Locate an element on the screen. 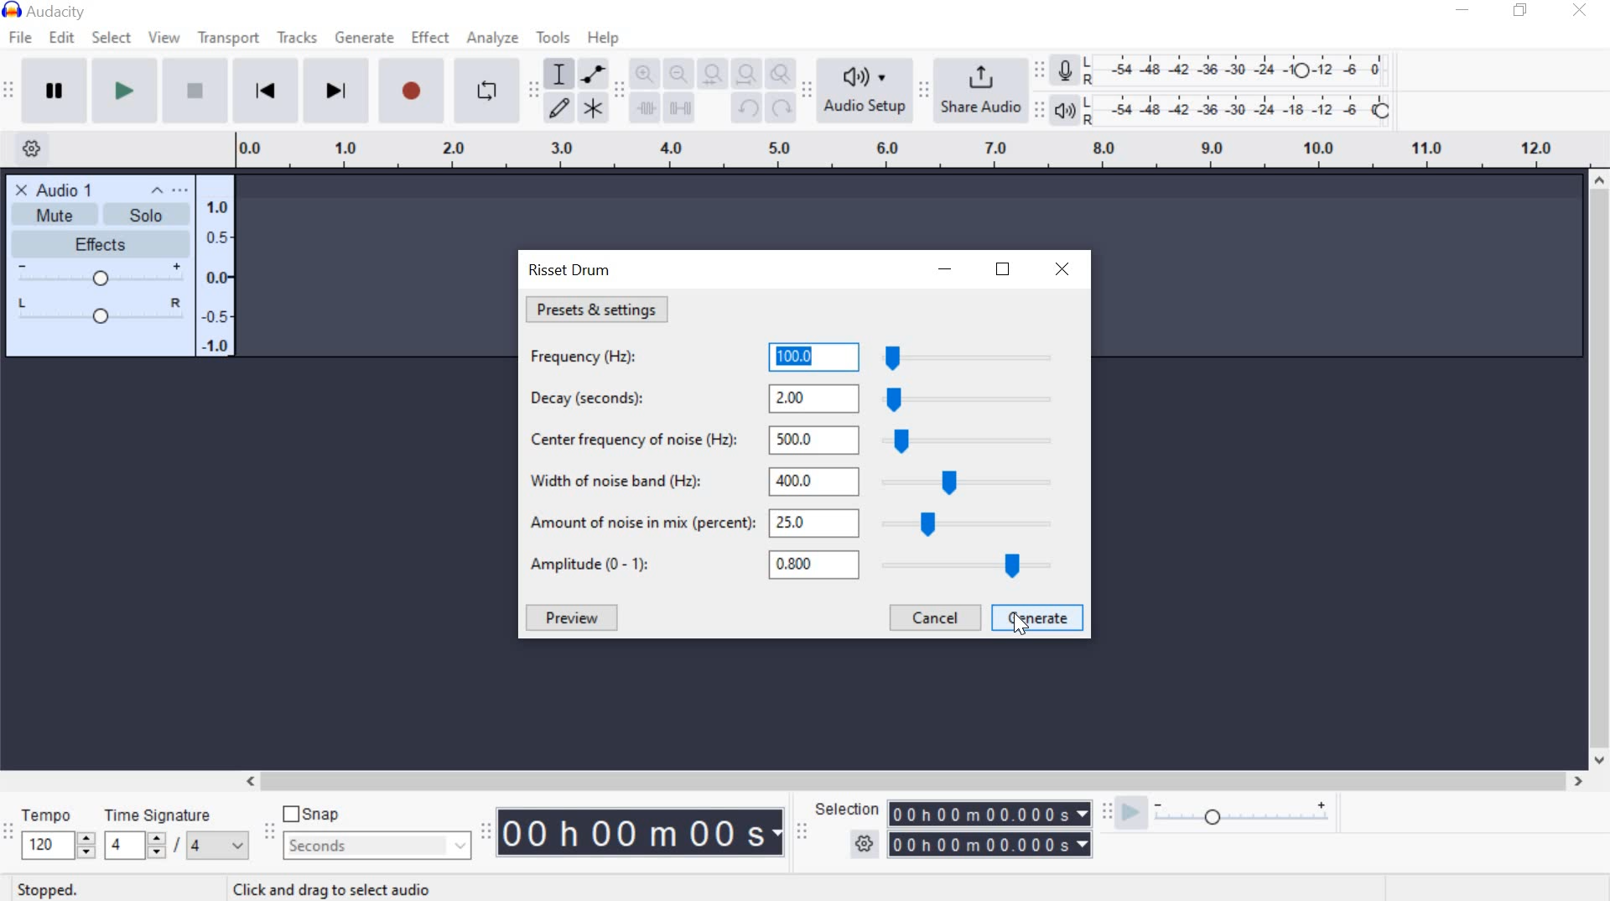 The image size is (1610, 901). GENERATE is located at coordinates (1038, 618).